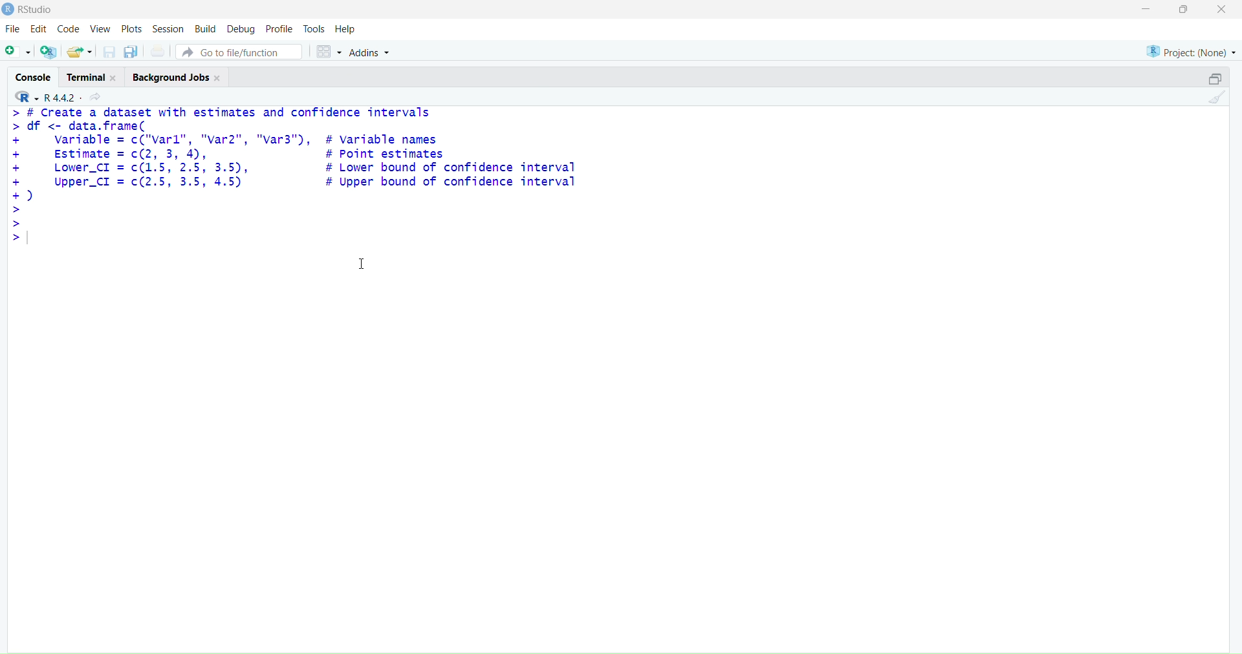  I want to click on cursor, so click(361, 265).